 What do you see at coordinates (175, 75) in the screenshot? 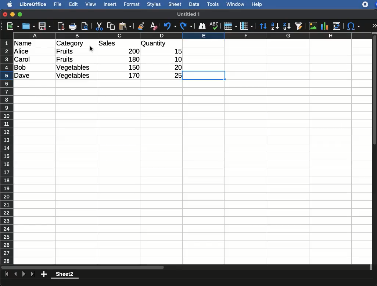
I see `25` at bounding box center [175, 75].